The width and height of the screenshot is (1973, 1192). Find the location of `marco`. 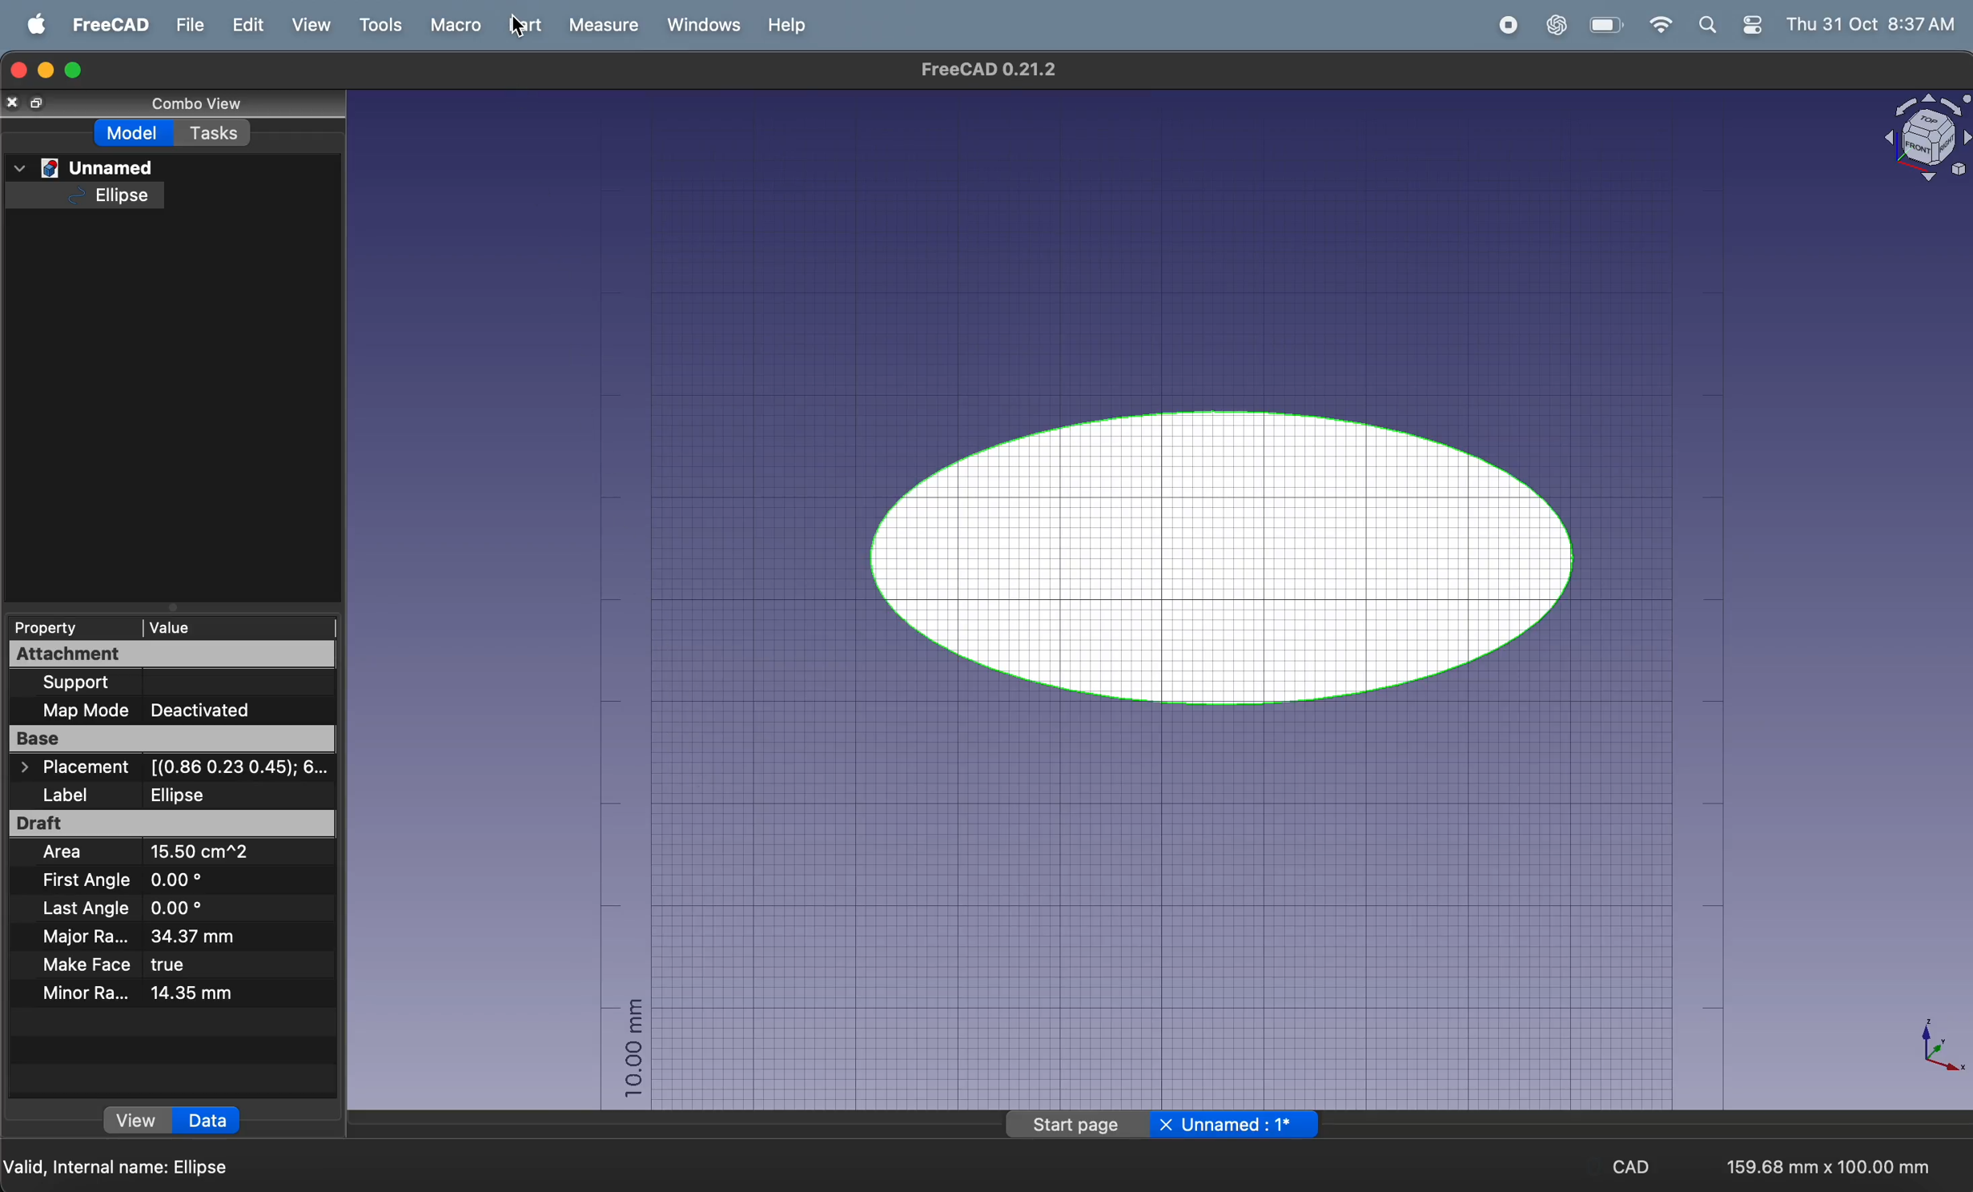

marco is located at coordinates (453, 25).